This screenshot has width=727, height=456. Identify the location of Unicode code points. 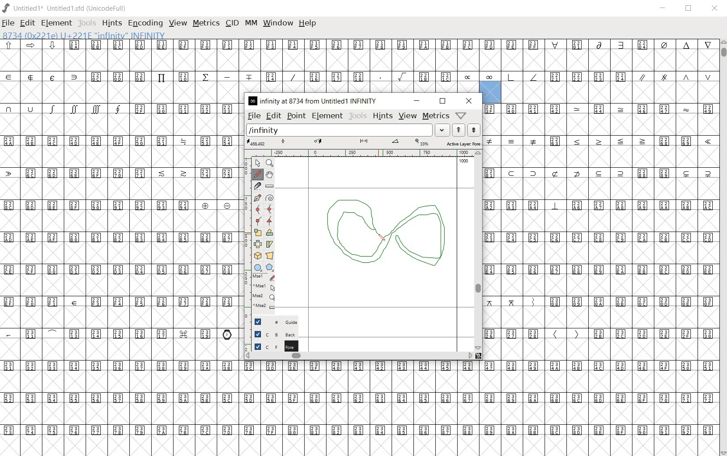
(123, 301).